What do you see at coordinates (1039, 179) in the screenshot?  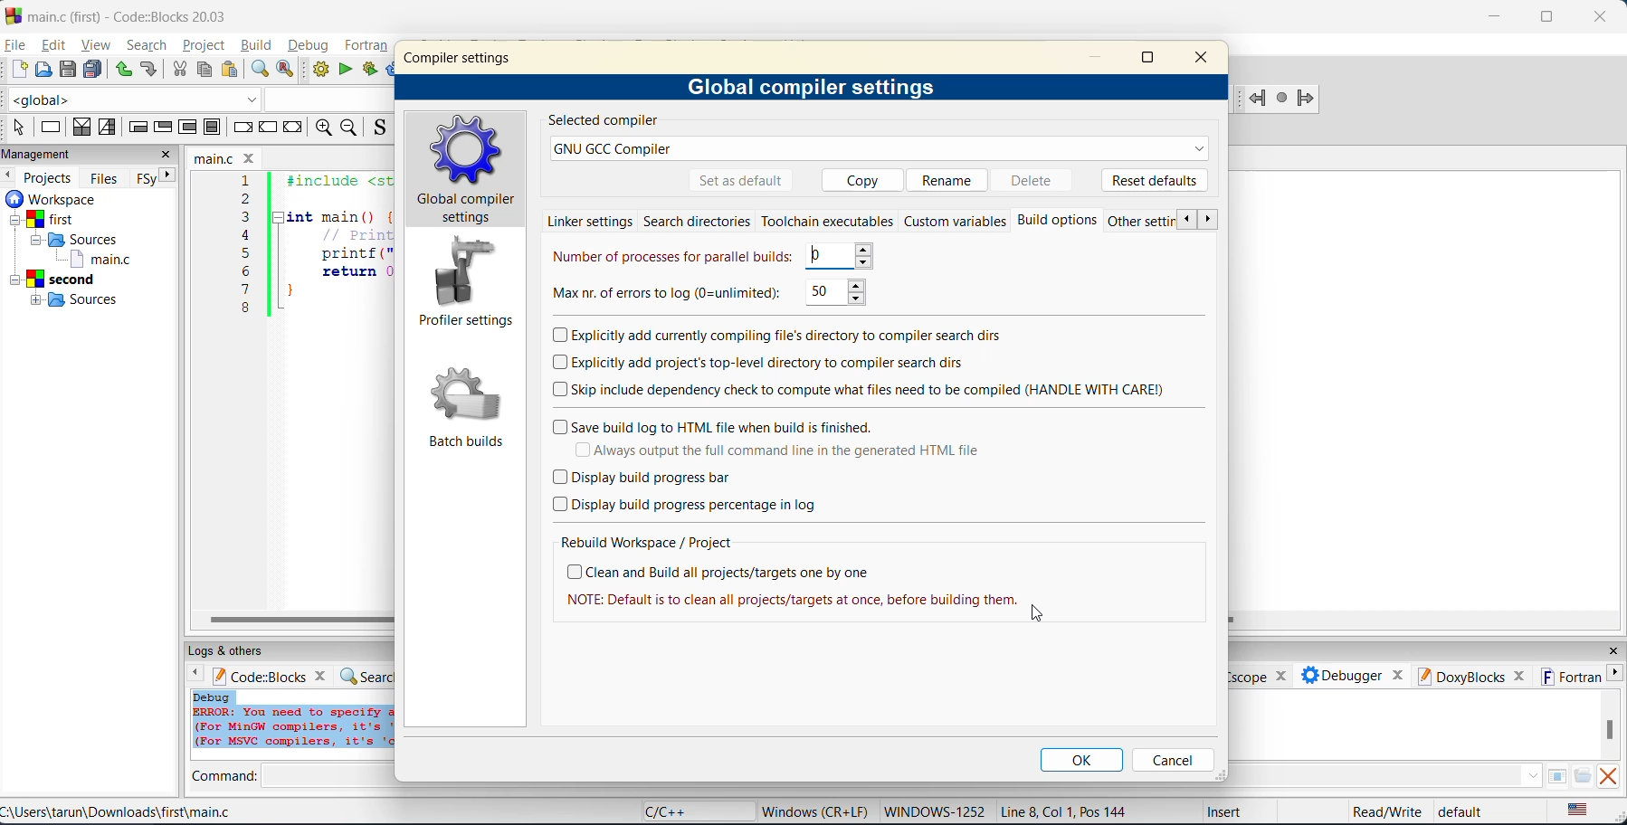 I see `delete` at bounding box center [1039, 179].